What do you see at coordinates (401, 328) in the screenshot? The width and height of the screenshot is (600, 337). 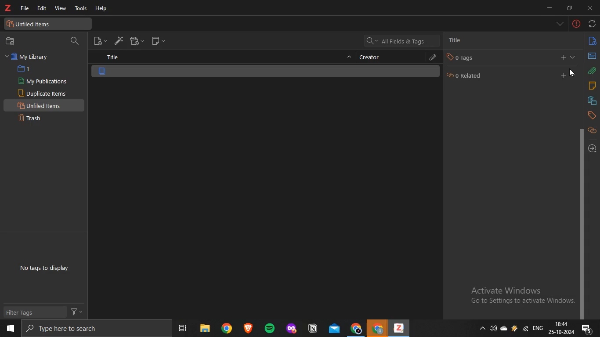 I see `app` at bounding box center [401, 328].